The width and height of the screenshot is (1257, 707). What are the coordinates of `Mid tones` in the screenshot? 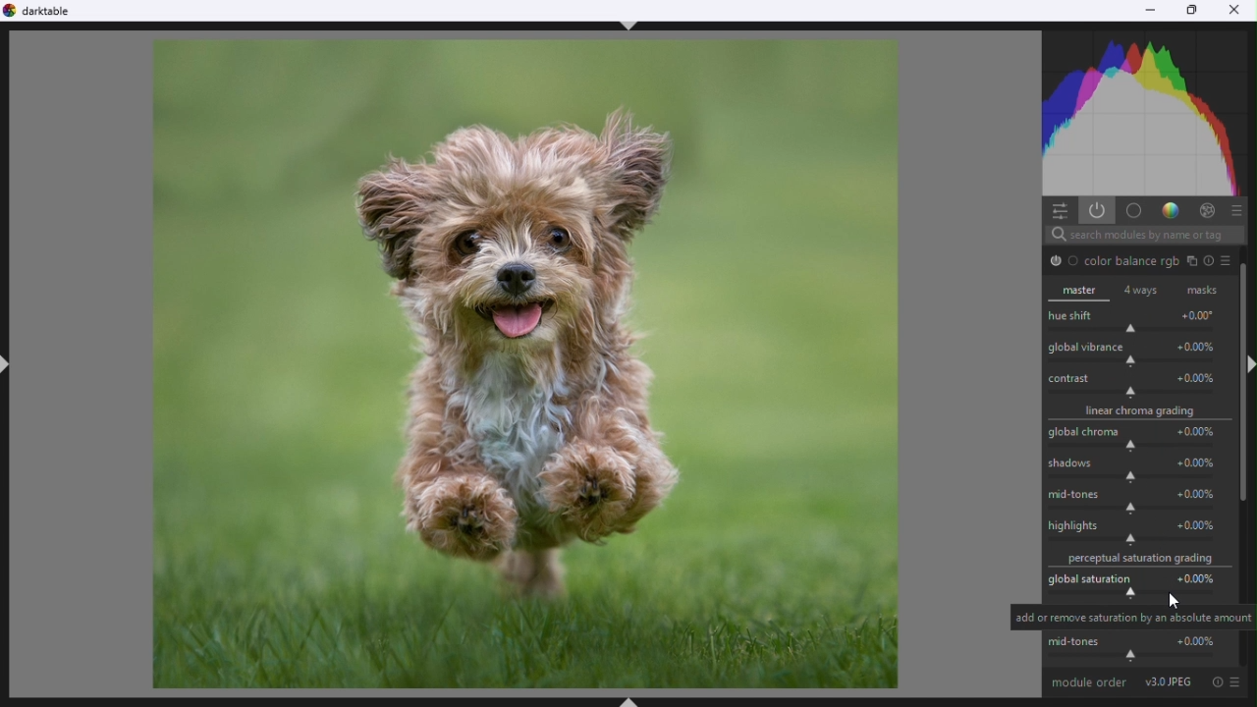 It's located at (1141, 650).